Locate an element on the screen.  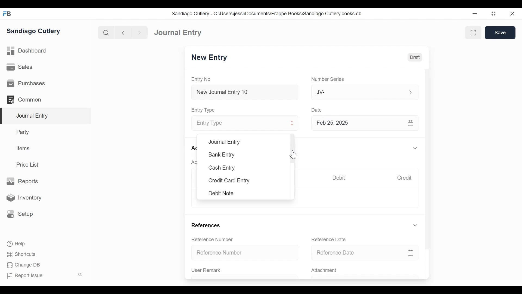
Entry Type is located at coordinates (238, 123).